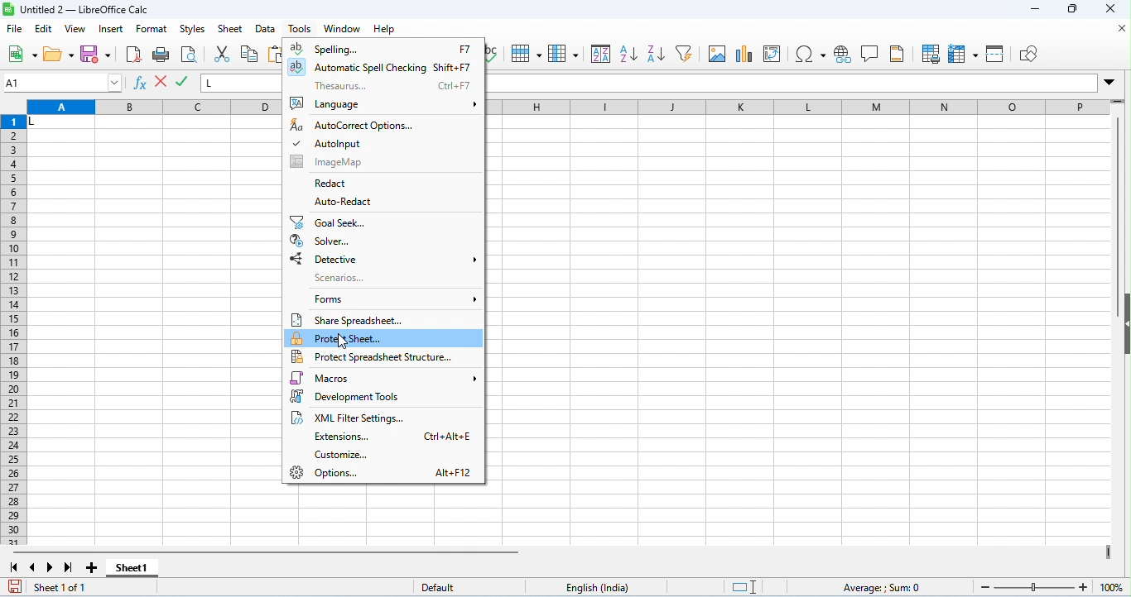 This screenshot has height=597, width=1131. Describe the element at coordinates (745, 55) in the screenshot. I see `insert chart` at that location.